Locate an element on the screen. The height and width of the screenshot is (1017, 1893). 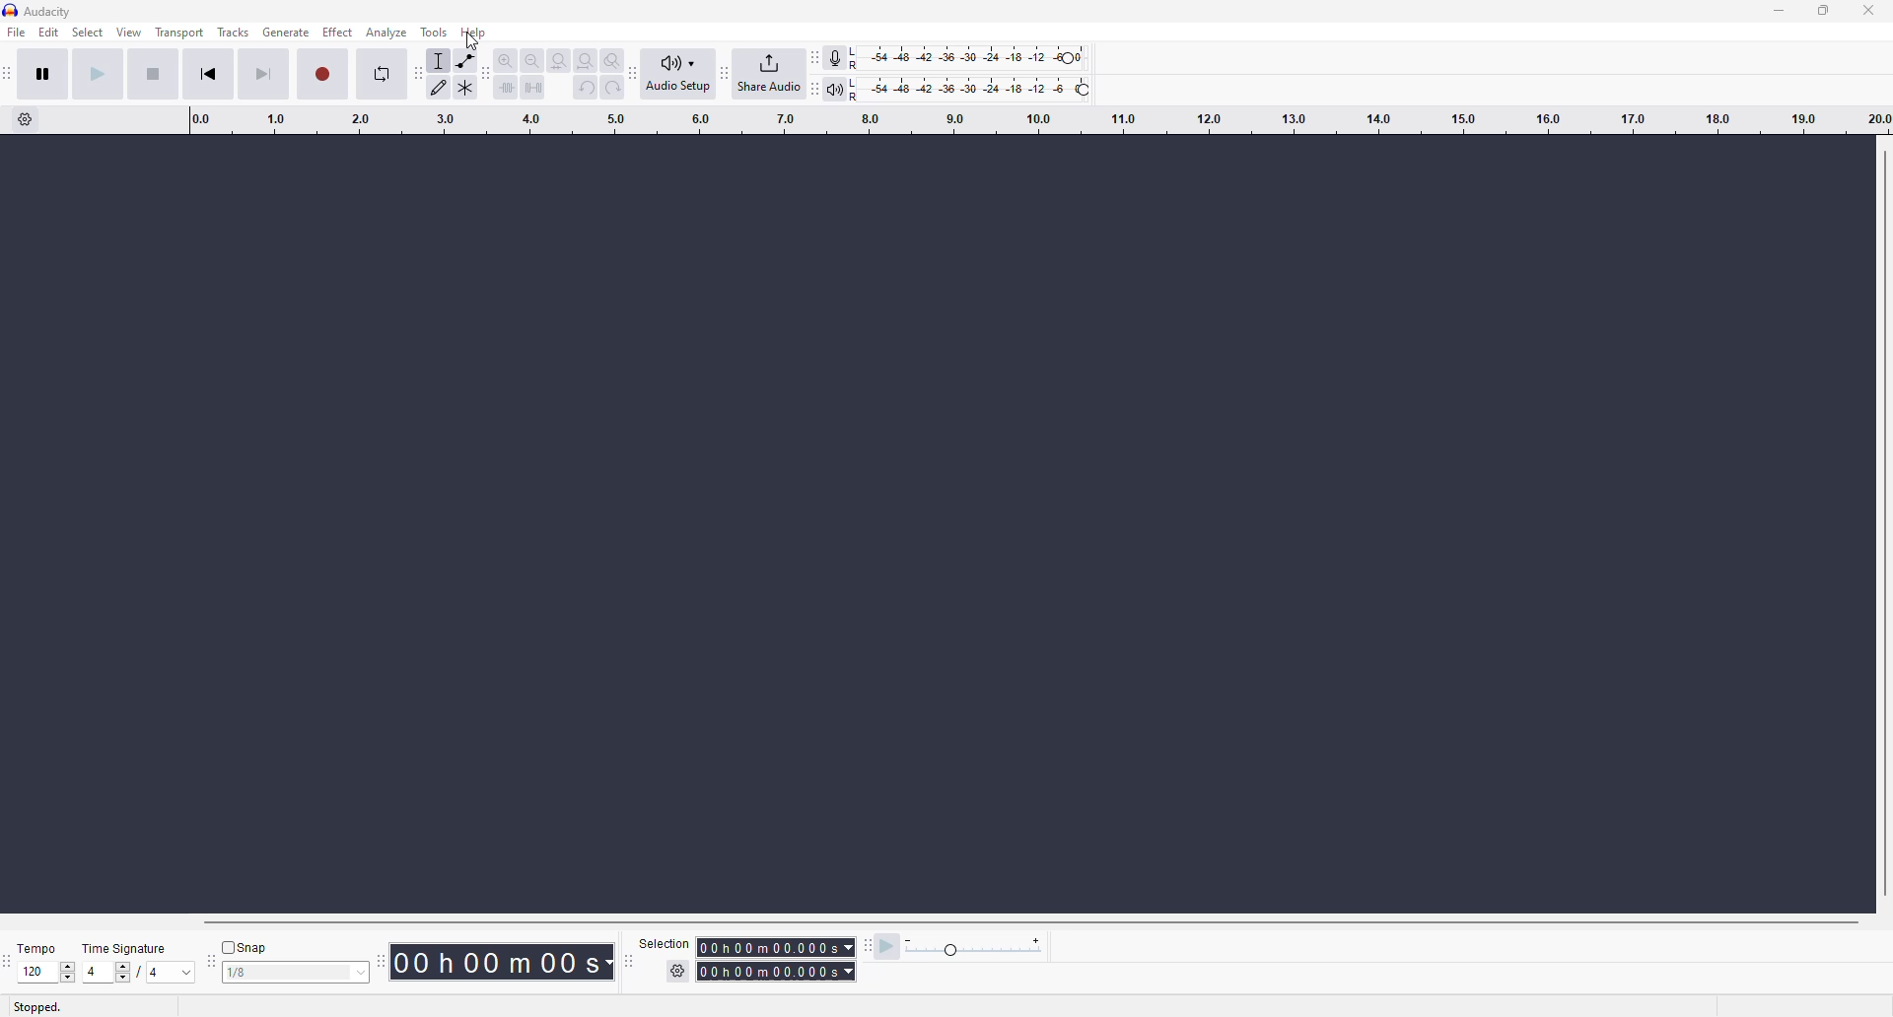
PLAYBACK SPEED is located at coordinates (977, 949).